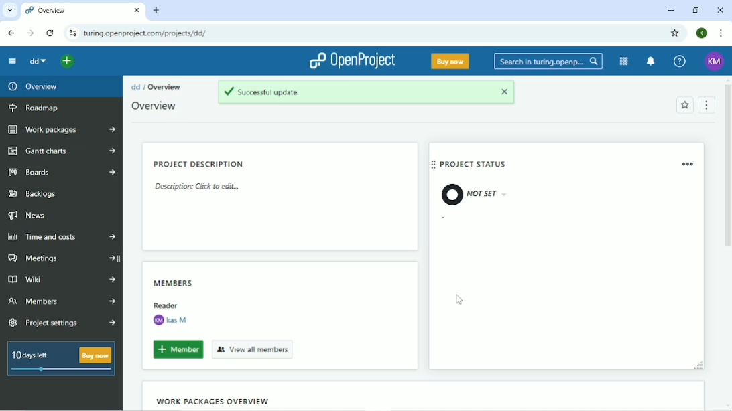 This screenshot has width=732, height=411. Describe the element at coordinates (350, 62) in the screenshot. I see `OpenProject` at that location.